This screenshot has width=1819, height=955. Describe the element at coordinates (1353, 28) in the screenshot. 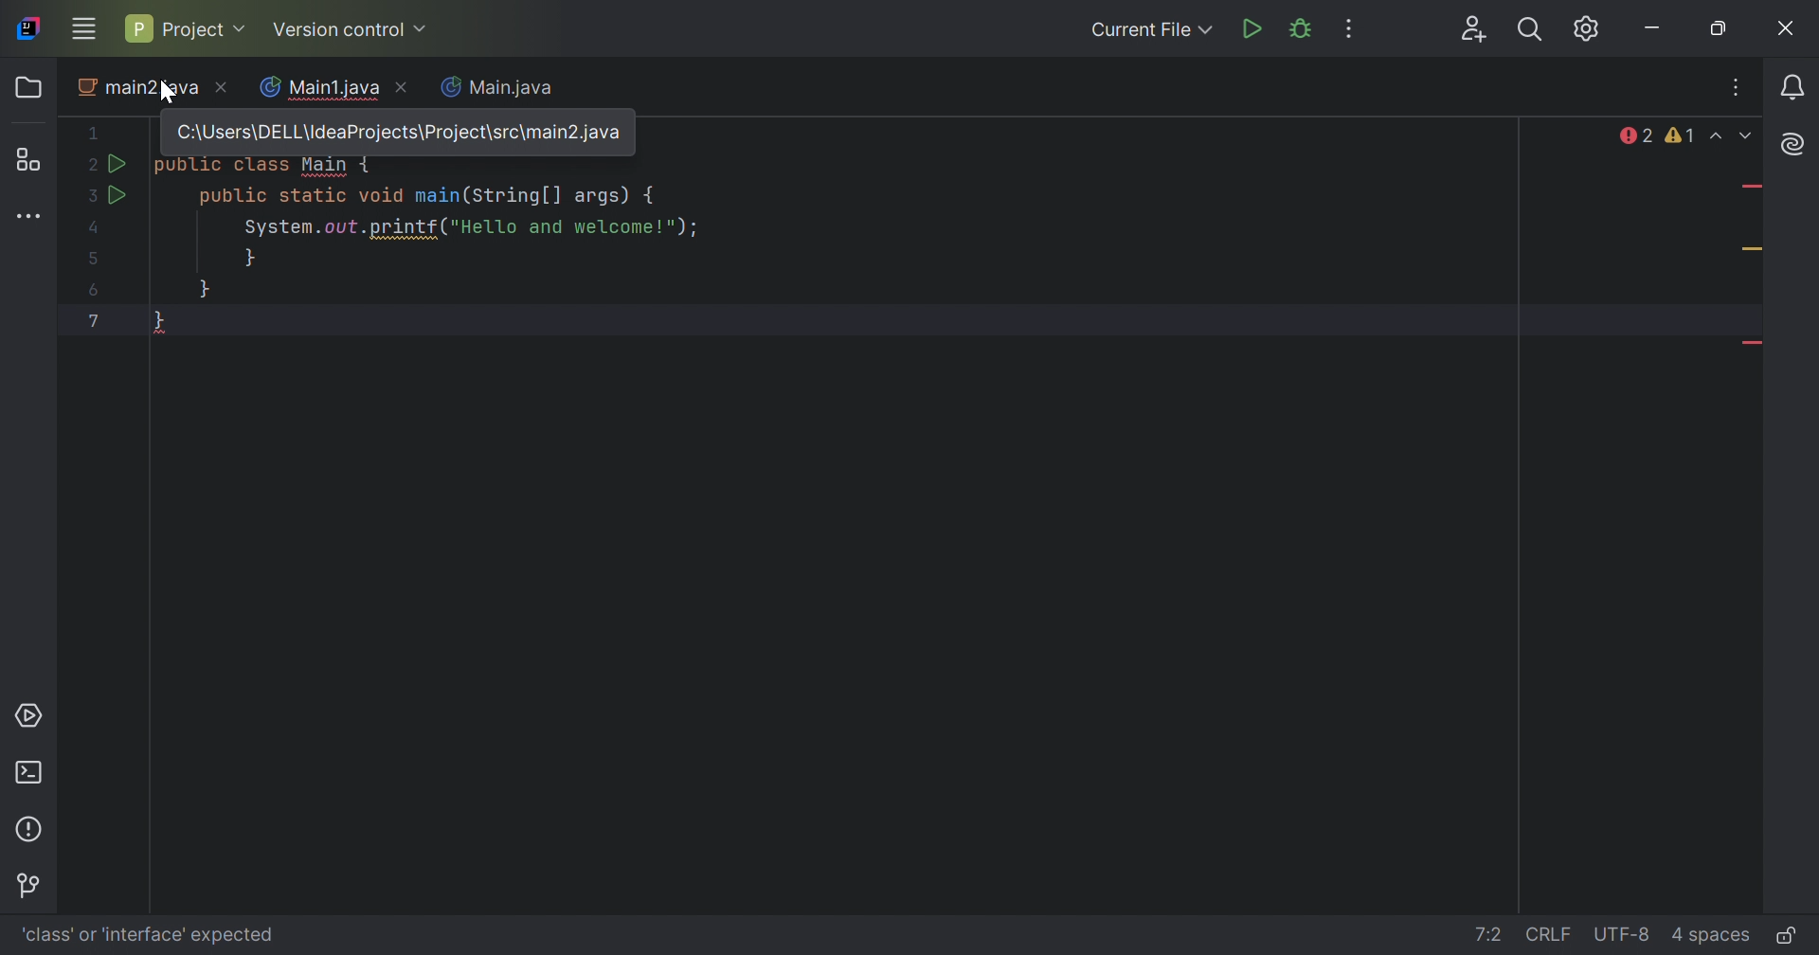

I see `More Actions` at that location.